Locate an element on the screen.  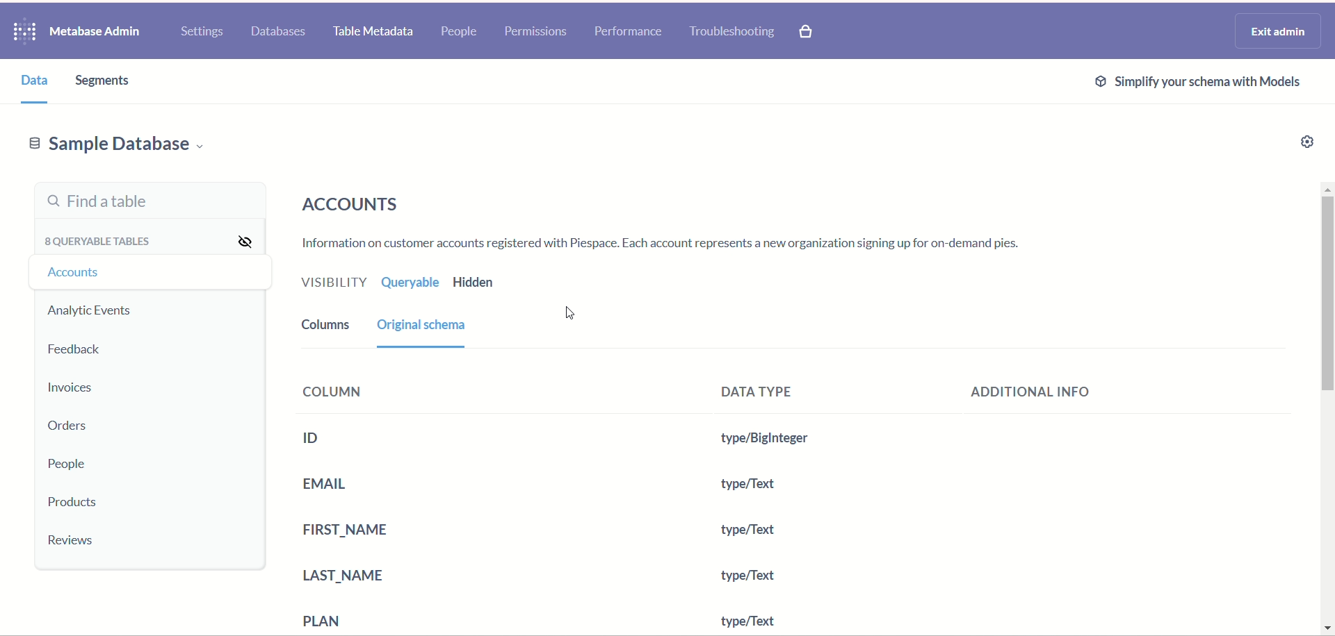
paid features is located at coordinates (808, 33).